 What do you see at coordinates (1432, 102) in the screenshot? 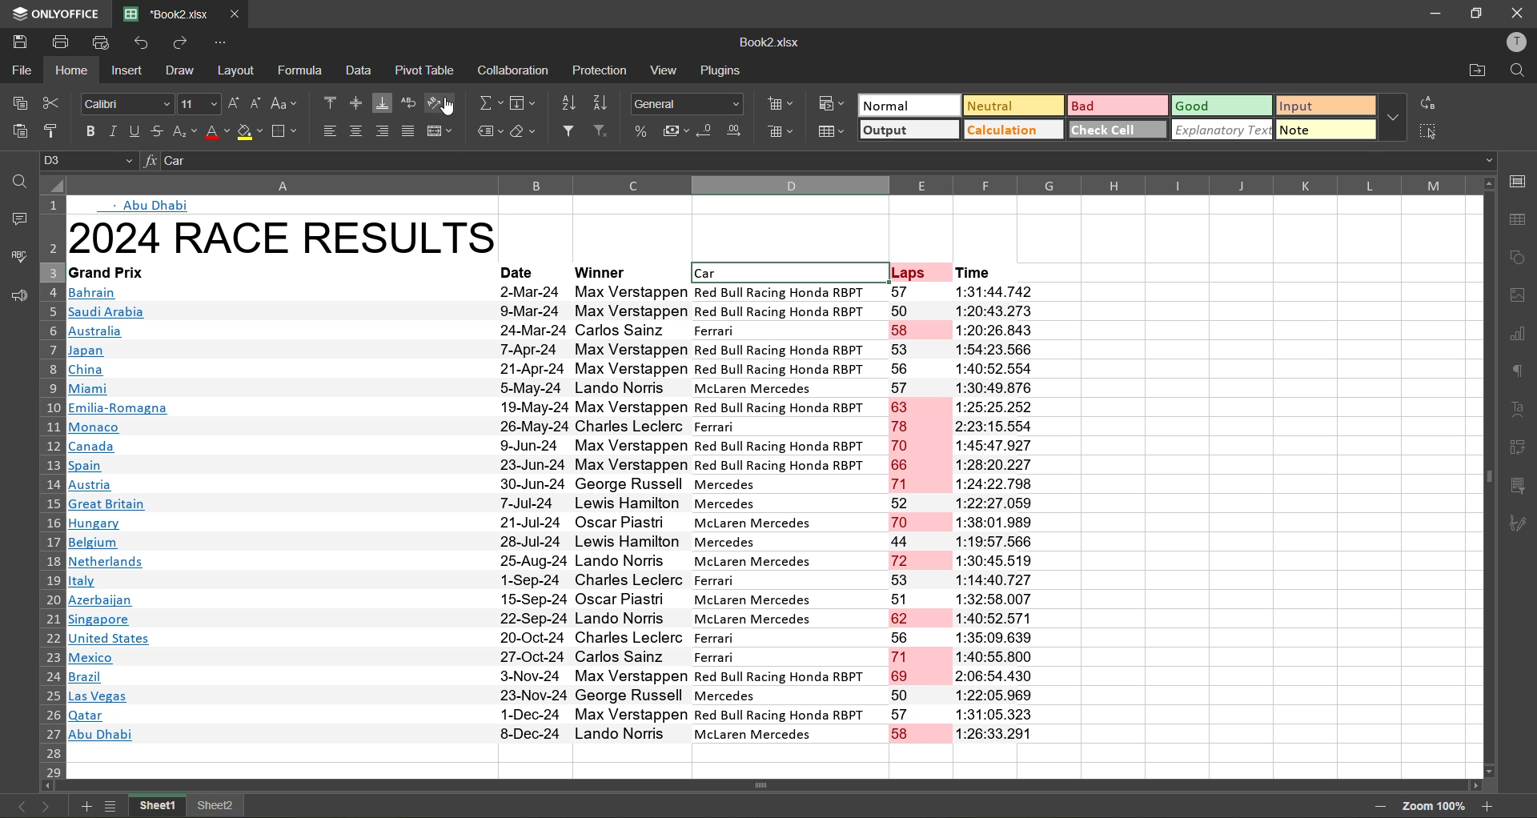
I see `replace` at bounding box center [1432, 102].